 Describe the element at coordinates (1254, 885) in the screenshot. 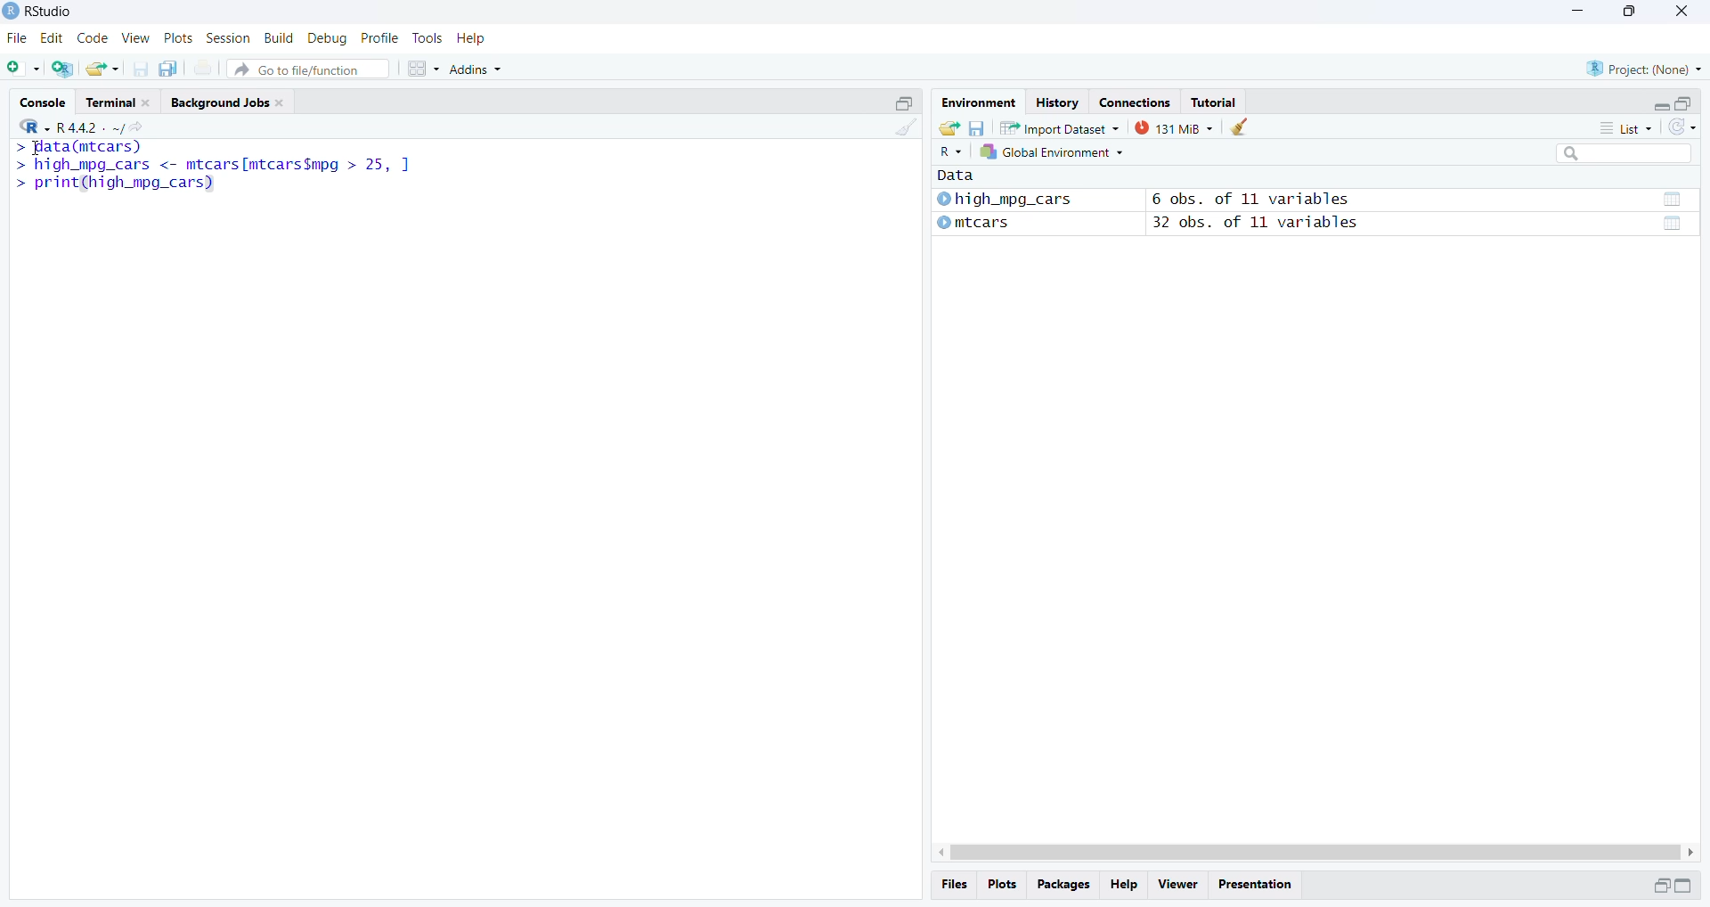

I see `Presentation` at that location.